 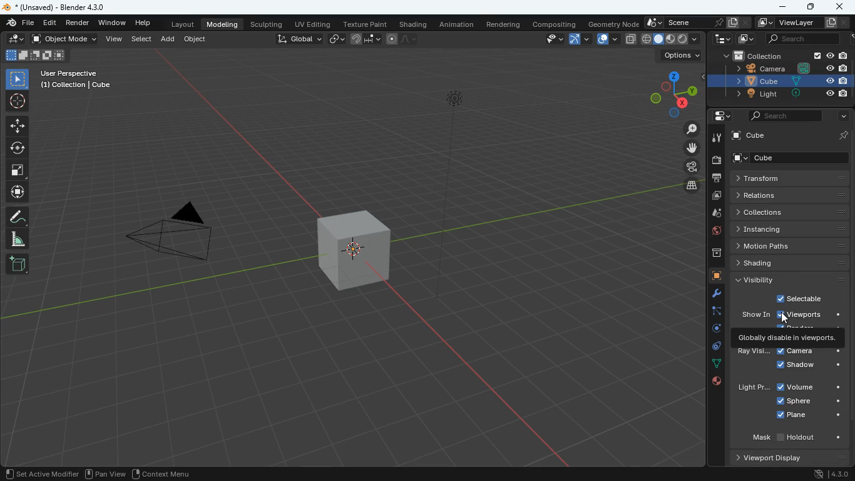 I want to click on control, so click(x=713, y=347).